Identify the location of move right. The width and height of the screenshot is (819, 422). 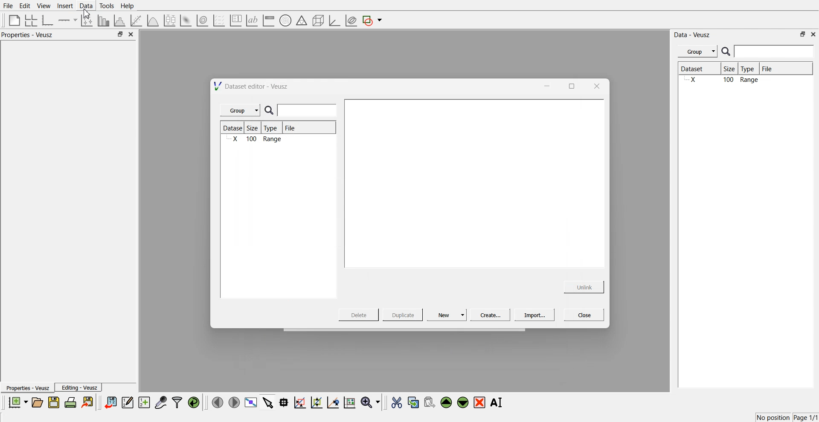
(234, 402).